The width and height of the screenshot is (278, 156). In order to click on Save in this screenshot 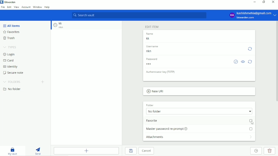, I will do `click(131, 151)`.